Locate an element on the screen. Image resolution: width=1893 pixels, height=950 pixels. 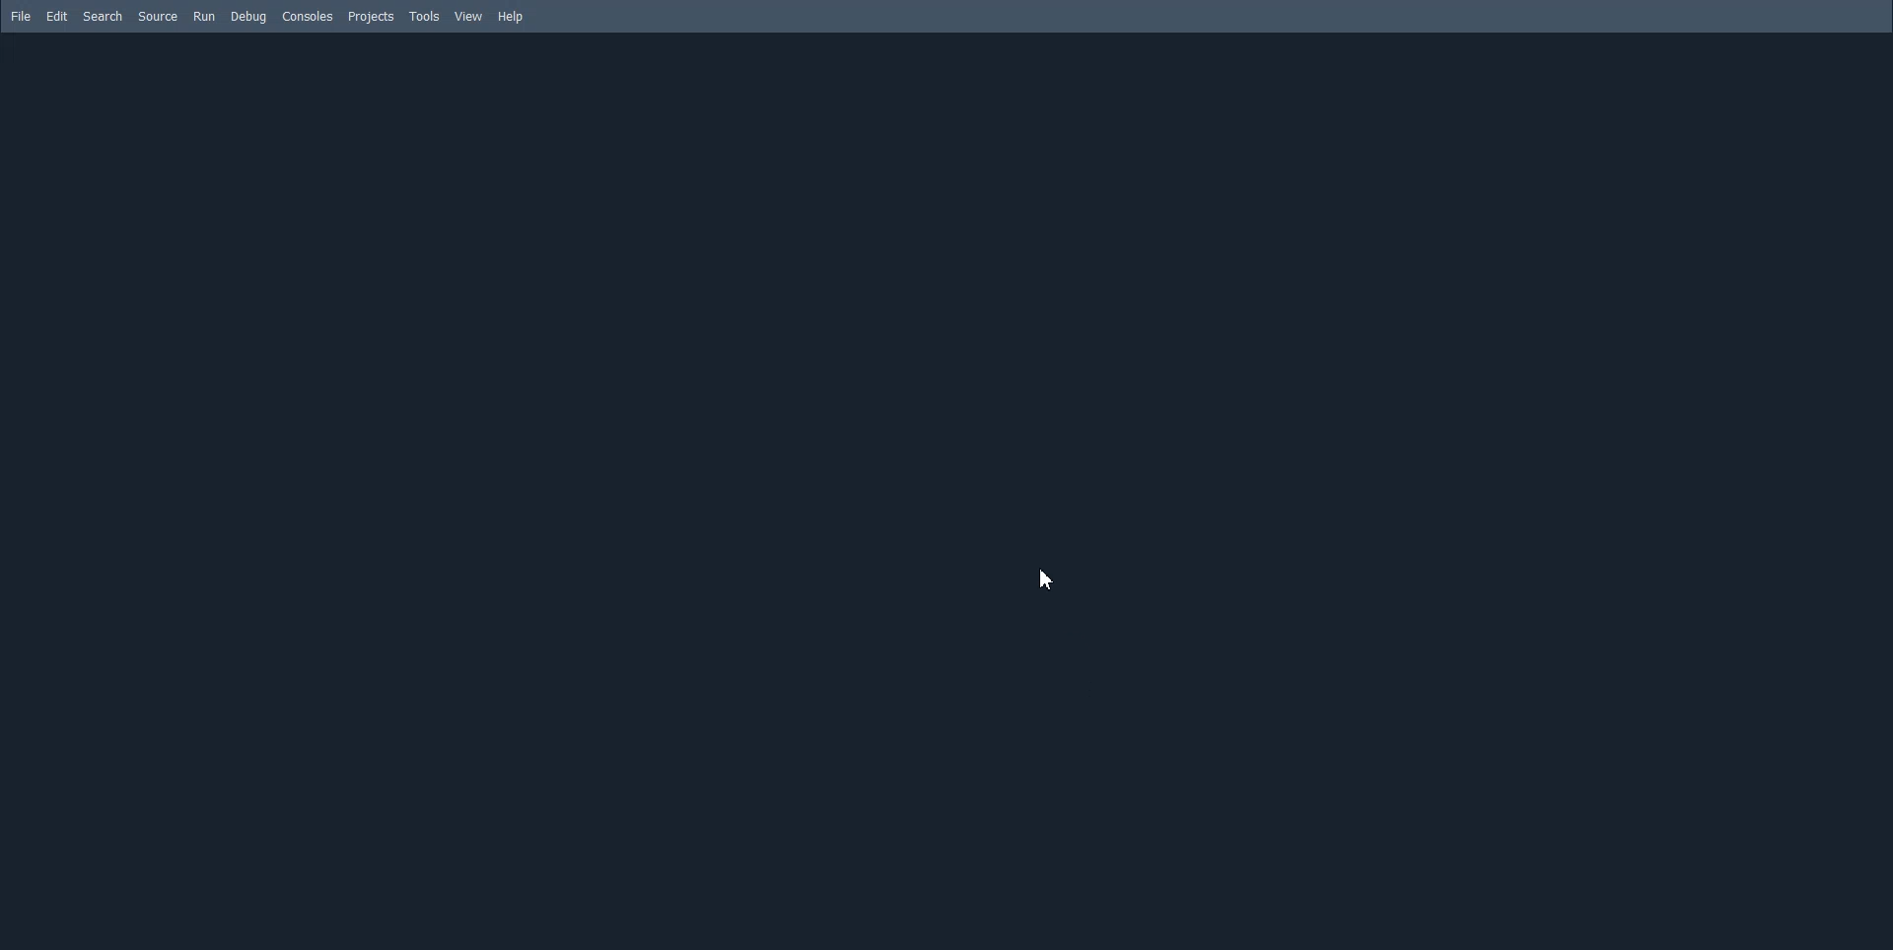
Consoles is located at coordinates (308, 17).